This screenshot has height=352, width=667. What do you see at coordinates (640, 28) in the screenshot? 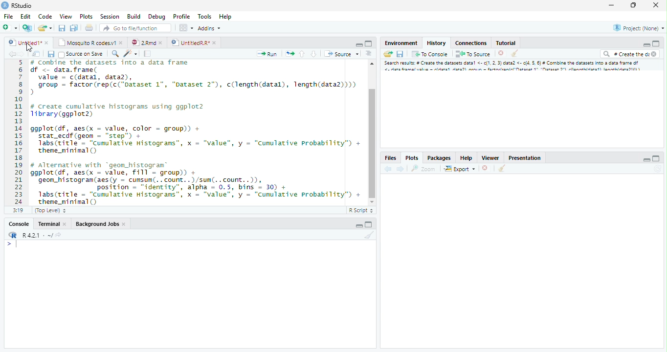
I see `Project (None)` at bounding box center [640, 28].